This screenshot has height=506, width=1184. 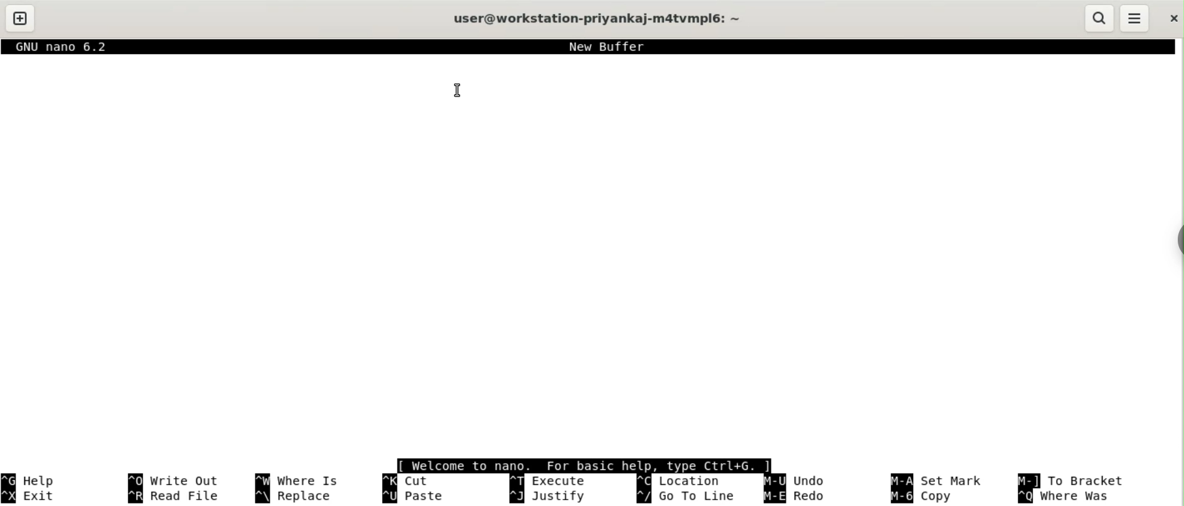 I want to click on go to line, so click(x=688, y=496).